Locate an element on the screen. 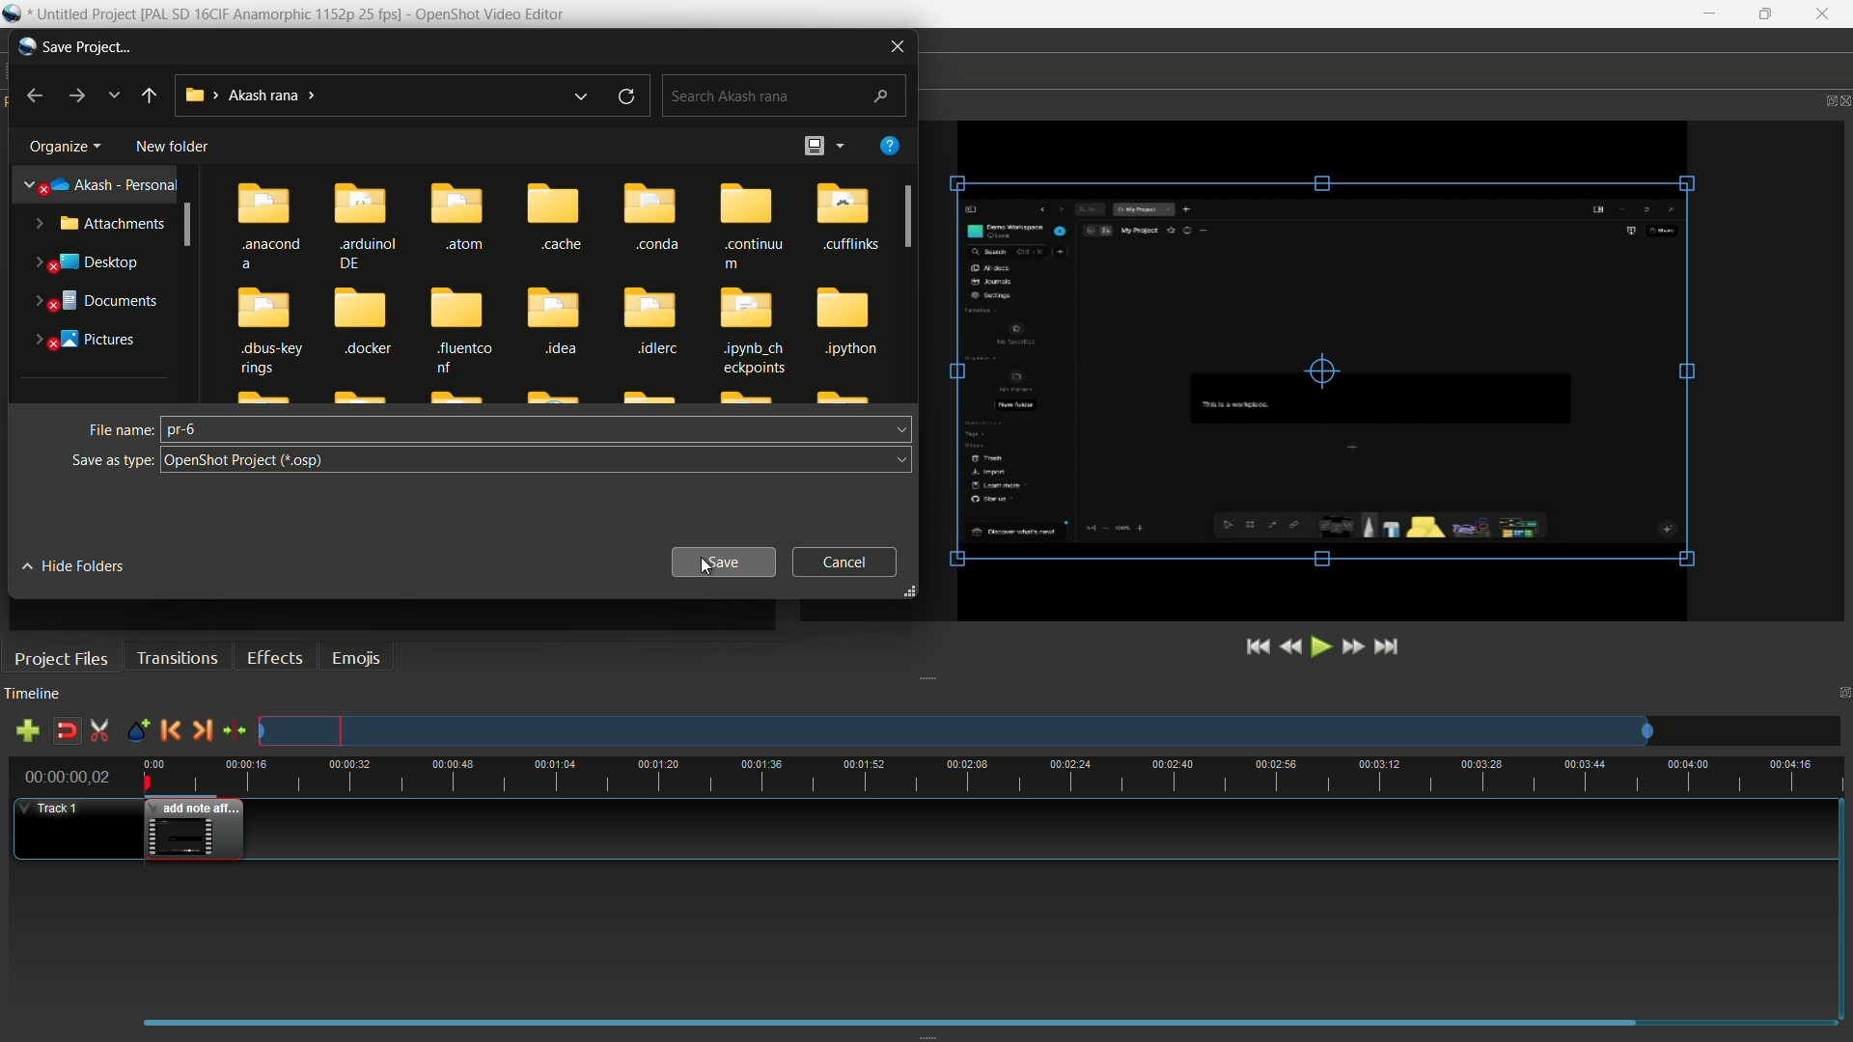 This screenshot has width=1853, height=1042. timeline is located at coordinates (33, 694).